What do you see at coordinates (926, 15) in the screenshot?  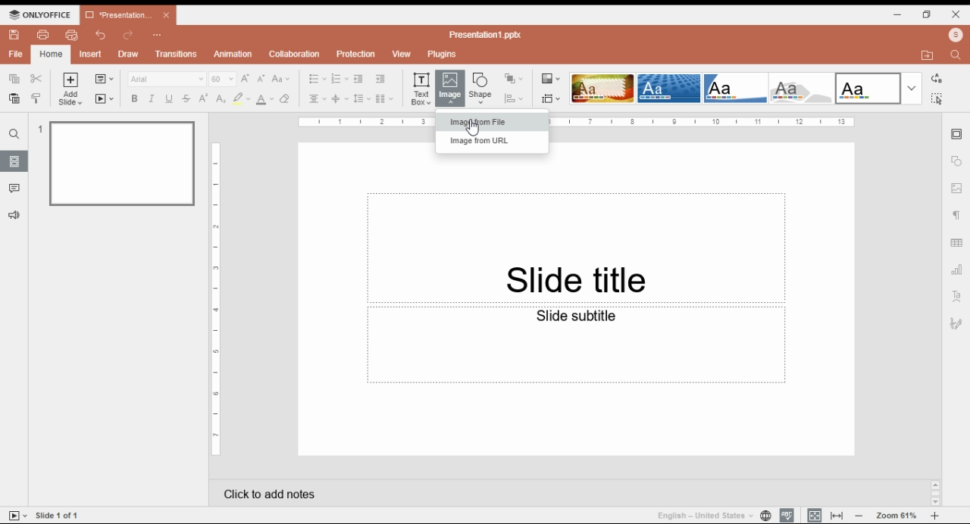 I see `restore` at bounding box center [926, 15].